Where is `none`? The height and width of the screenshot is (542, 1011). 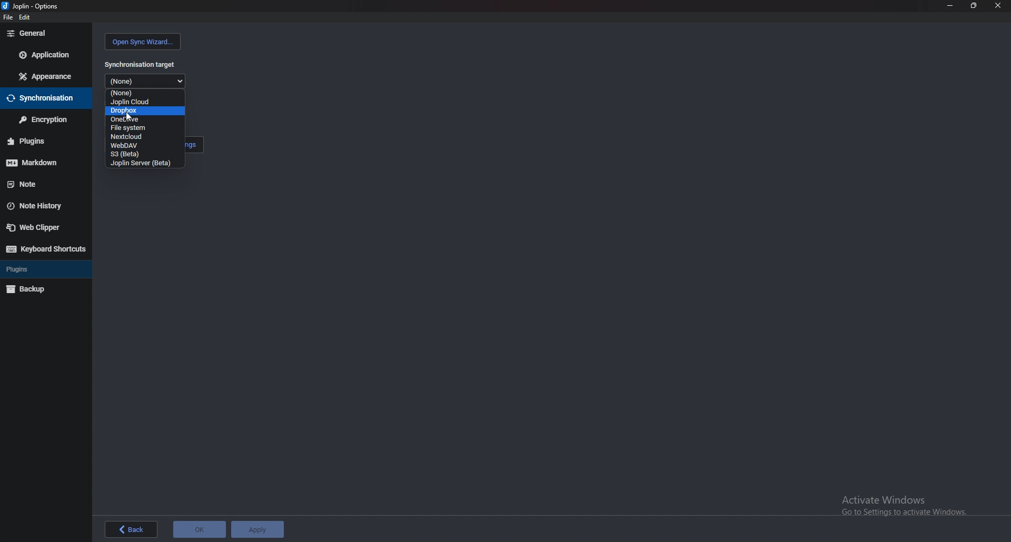 none is located at coordinates (148, 81).